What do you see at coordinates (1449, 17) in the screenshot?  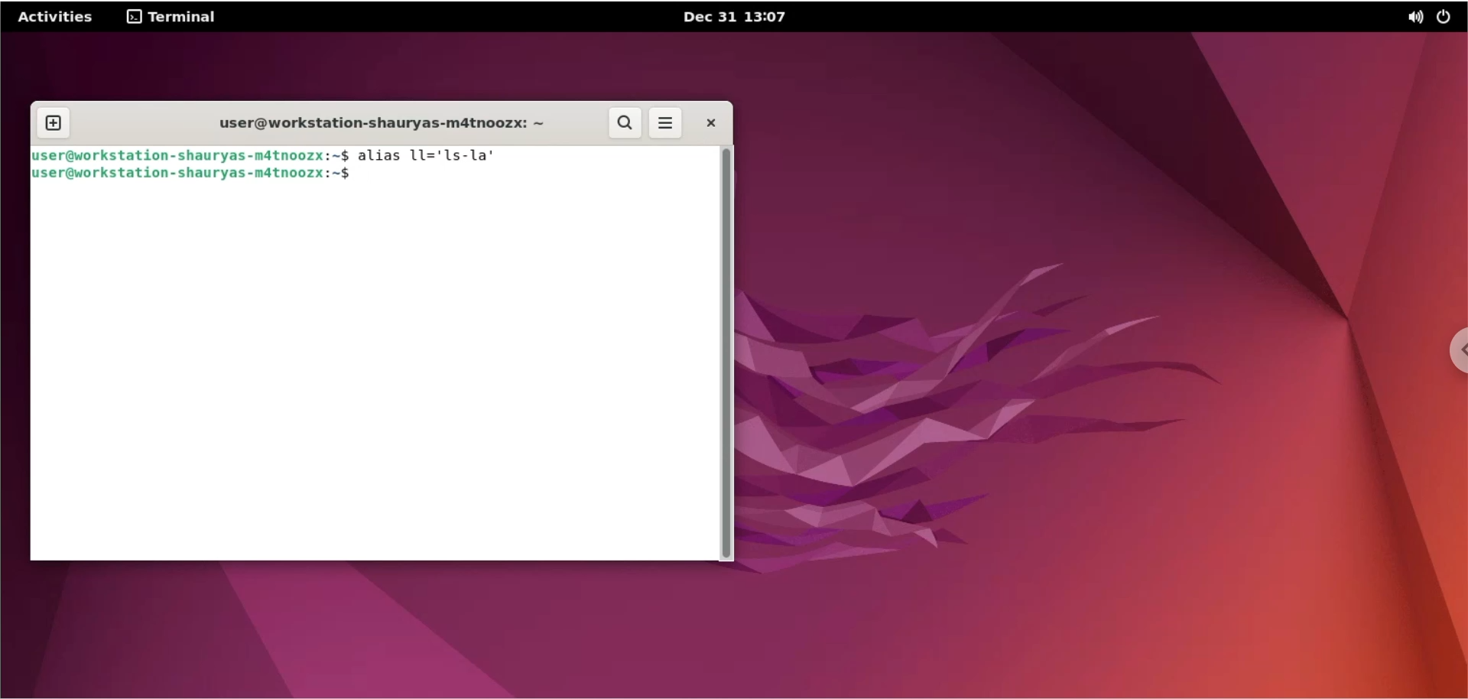 I see `power options` at bounding box center [1449, 17].